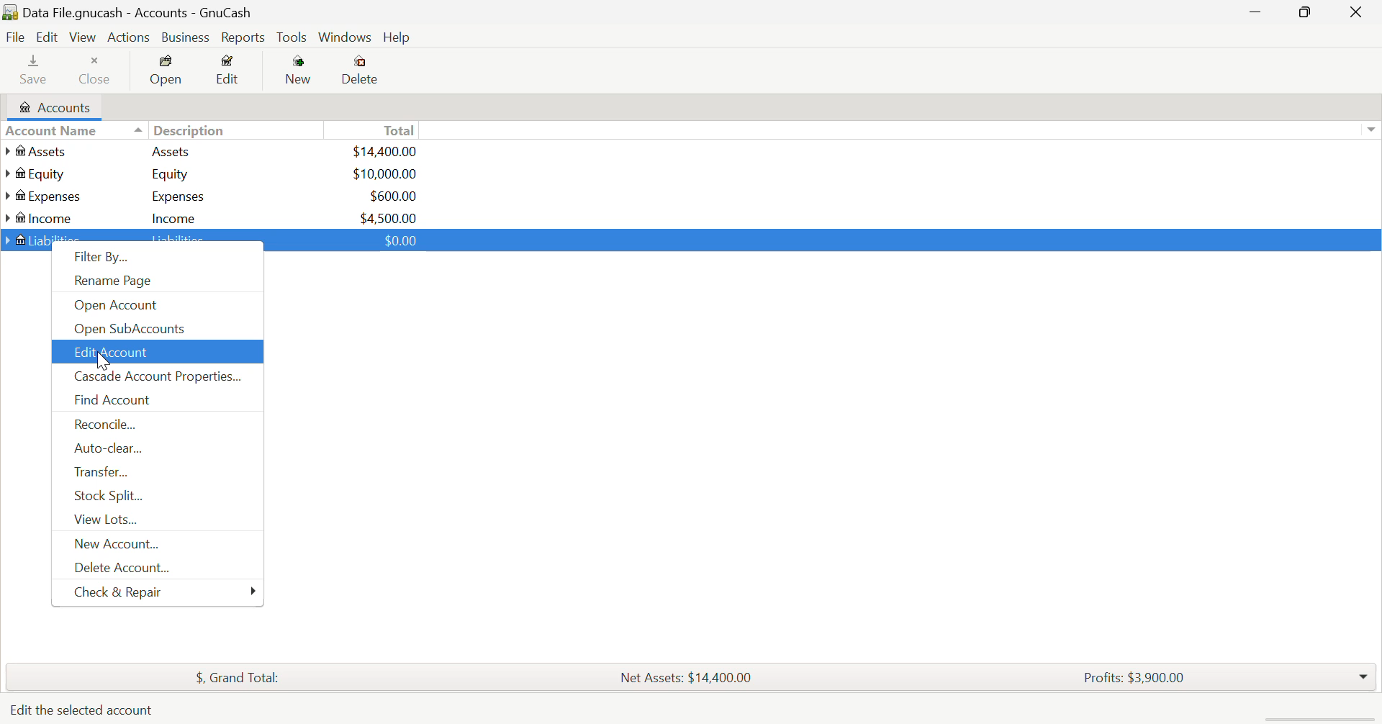 This screenshot has height=724, width=1382. What do you see at coordinates (155, 328) in the screenshot?
I see `Open Subaccounts` at bounding box center [155, 328].